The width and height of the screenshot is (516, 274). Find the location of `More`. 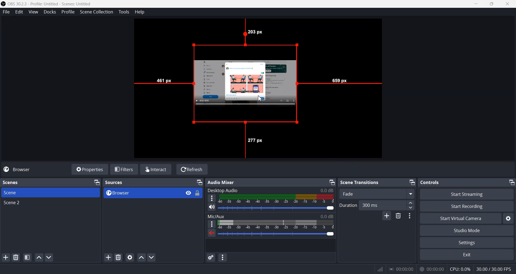

More is located at coordinates (212, 198).